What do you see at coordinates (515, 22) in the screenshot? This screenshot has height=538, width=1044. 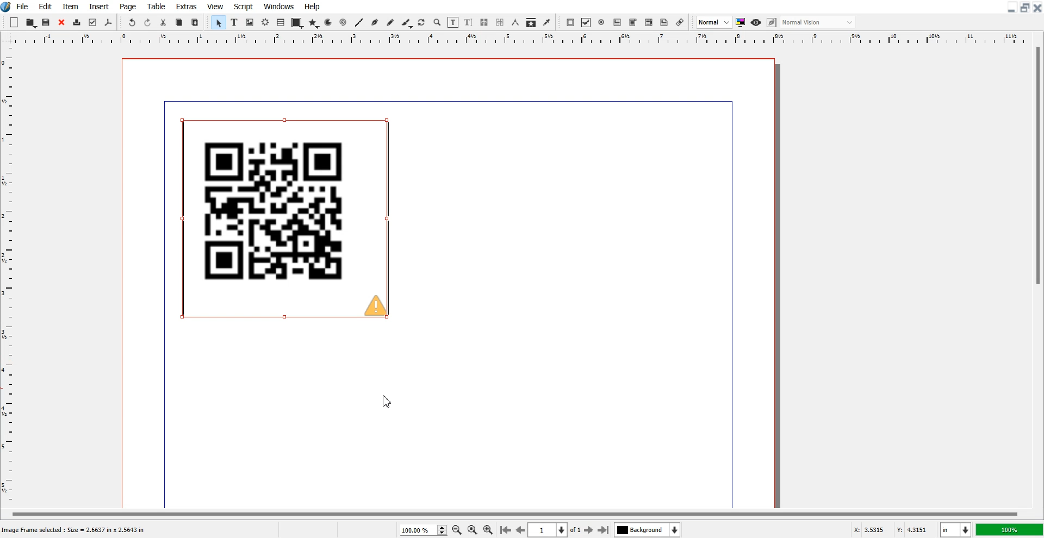 I see `Measurements ` at bounding box center [515, 22].